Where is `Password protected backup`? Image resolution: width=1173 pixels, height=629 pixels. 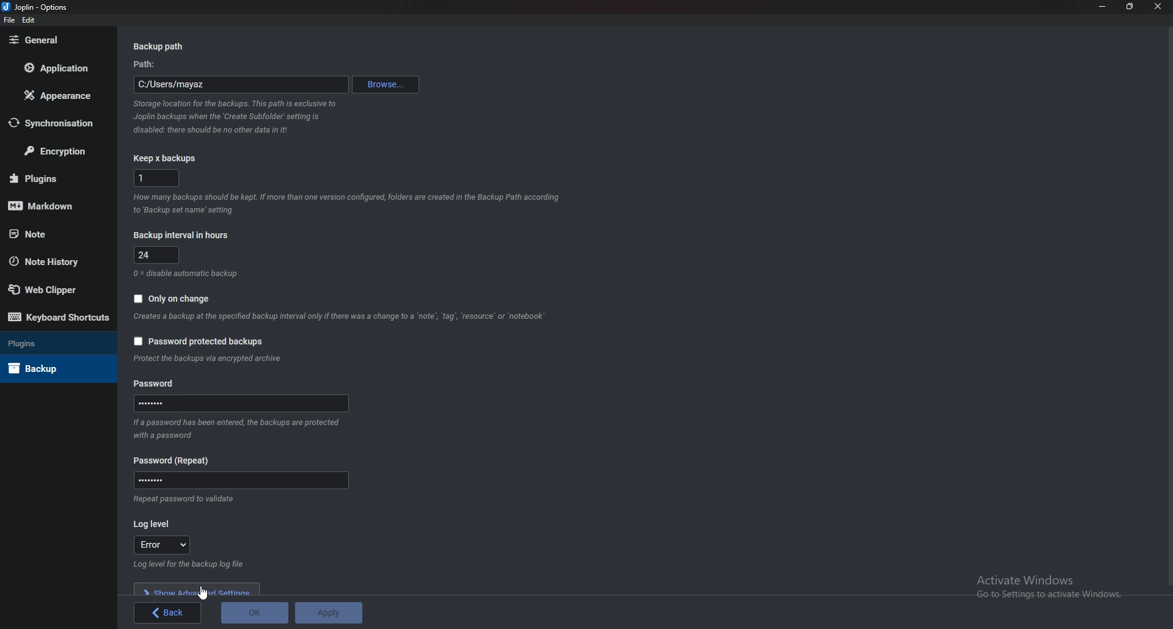
Password protected backup is located at coordinates (197, 341).